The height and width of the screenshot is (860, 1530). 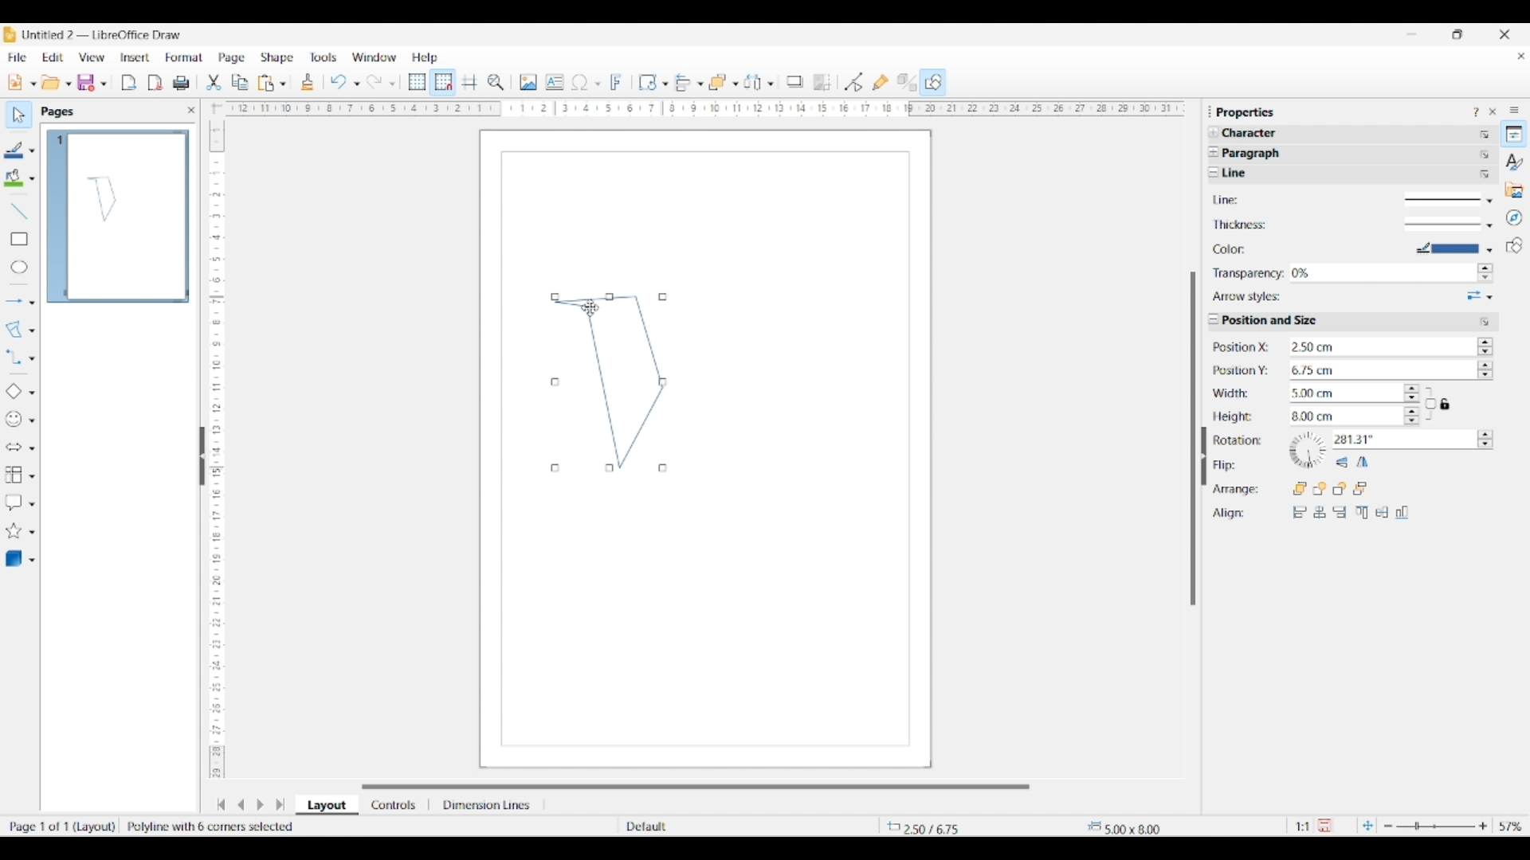 What do you see at coordinates (104, 84) in the screenshot?
I see `Save options` at bounding box center [104, 84].